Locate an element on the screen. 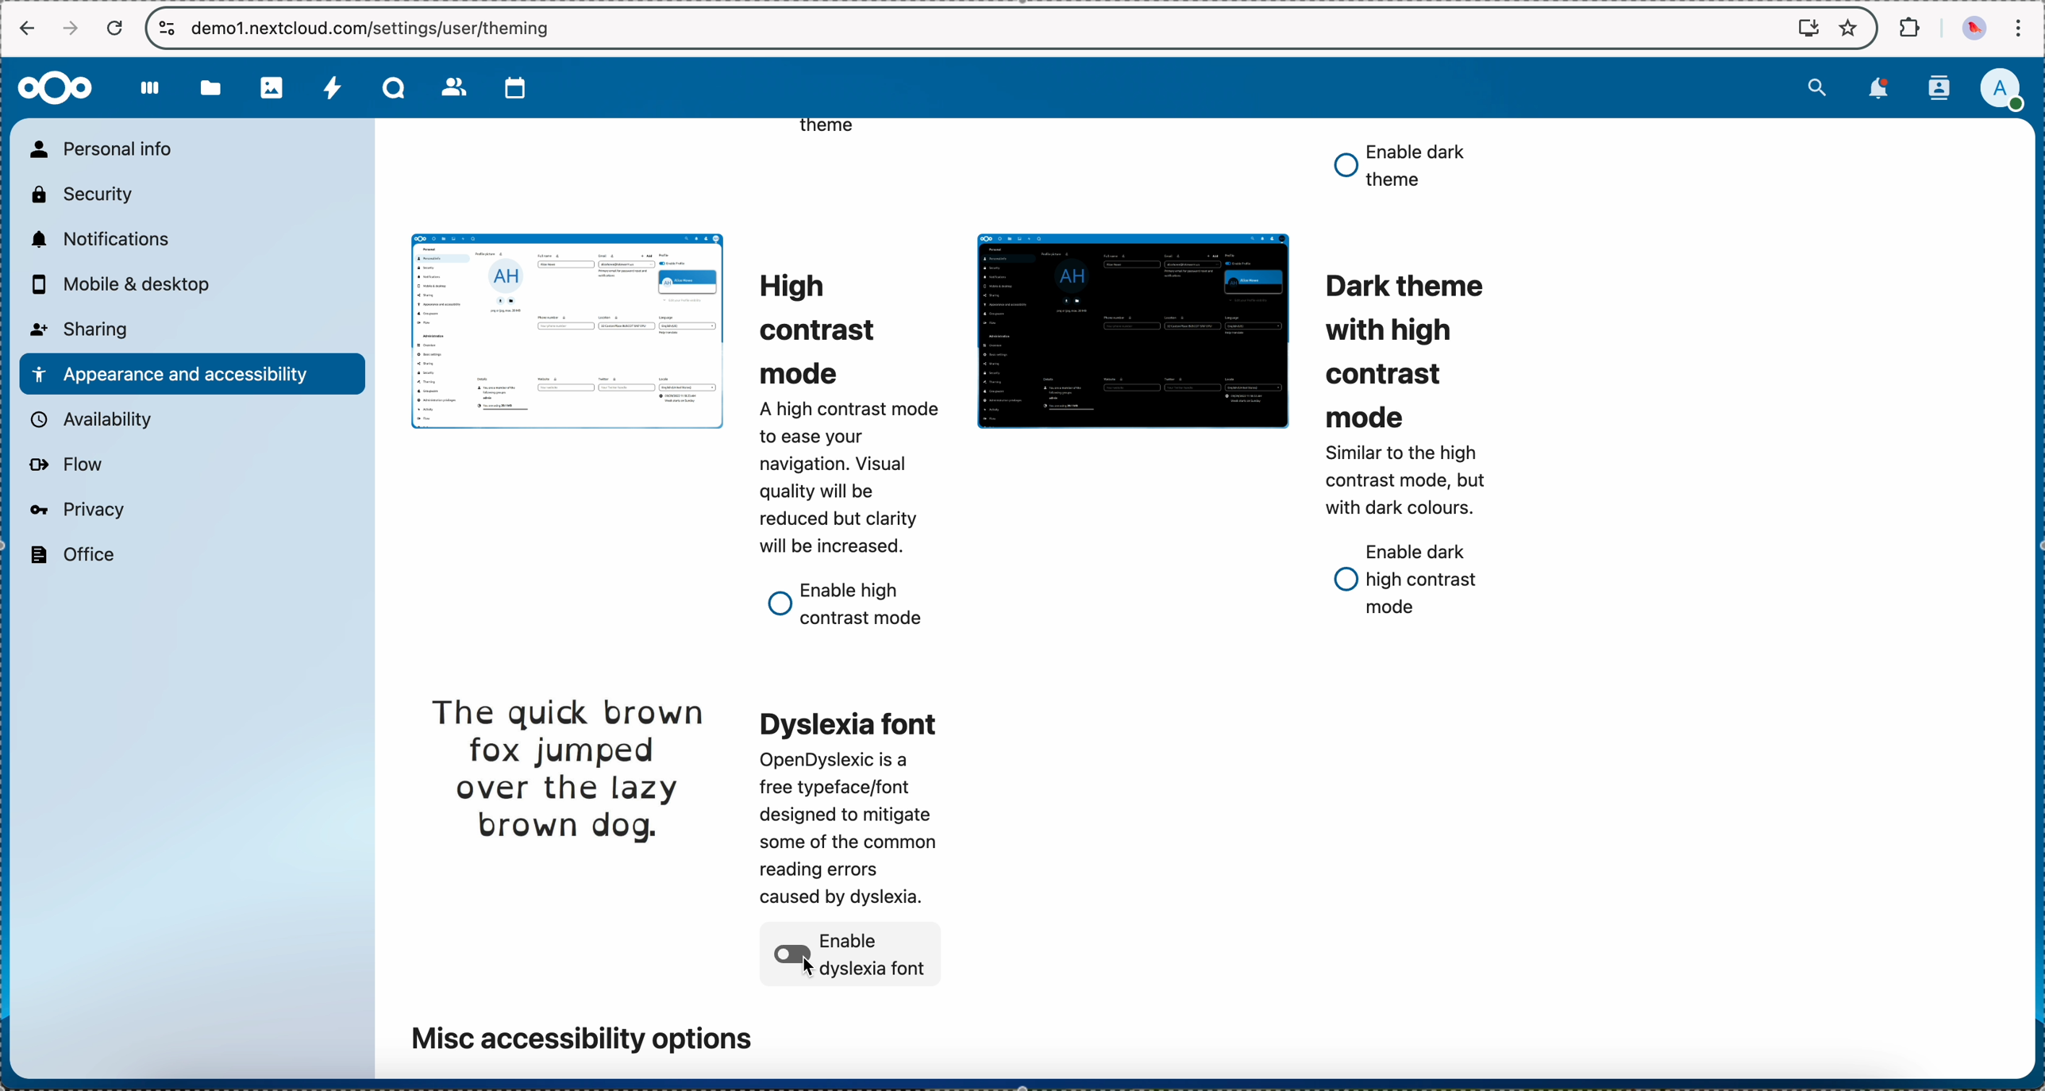 This screenshot has width=2045, height=1091. contacts is located at coordinates (1939, 87).